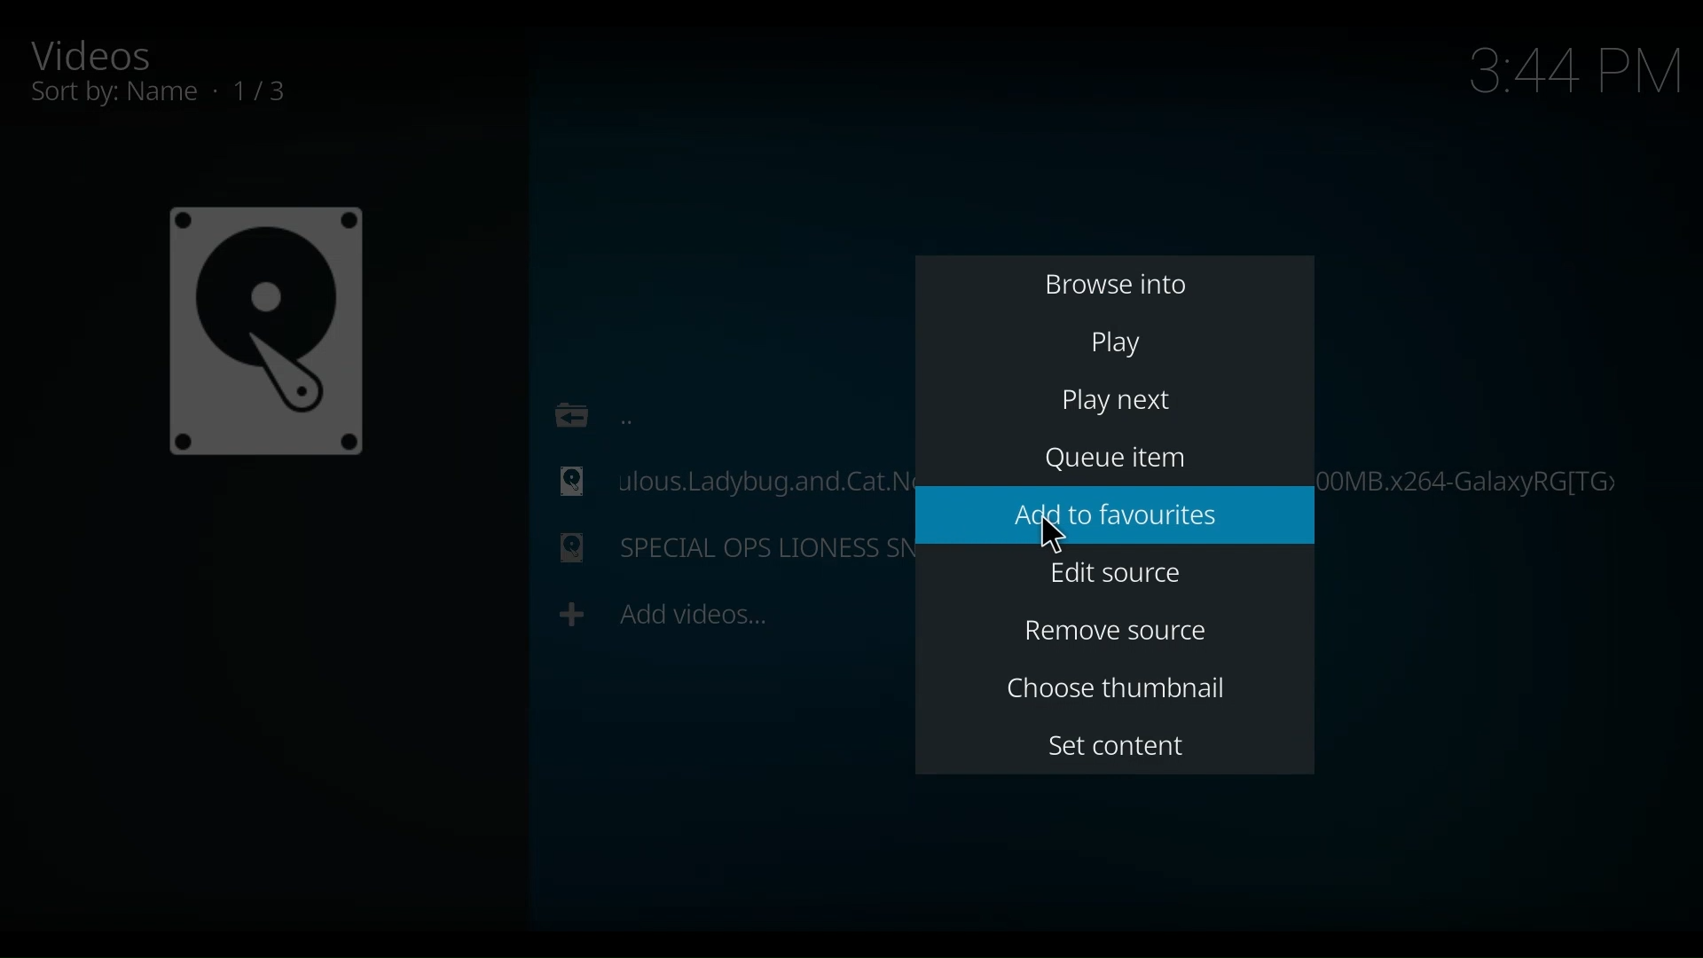 This screenshot has height=958, width=1703. I want to click on Remove Source, so click(1117, 632).